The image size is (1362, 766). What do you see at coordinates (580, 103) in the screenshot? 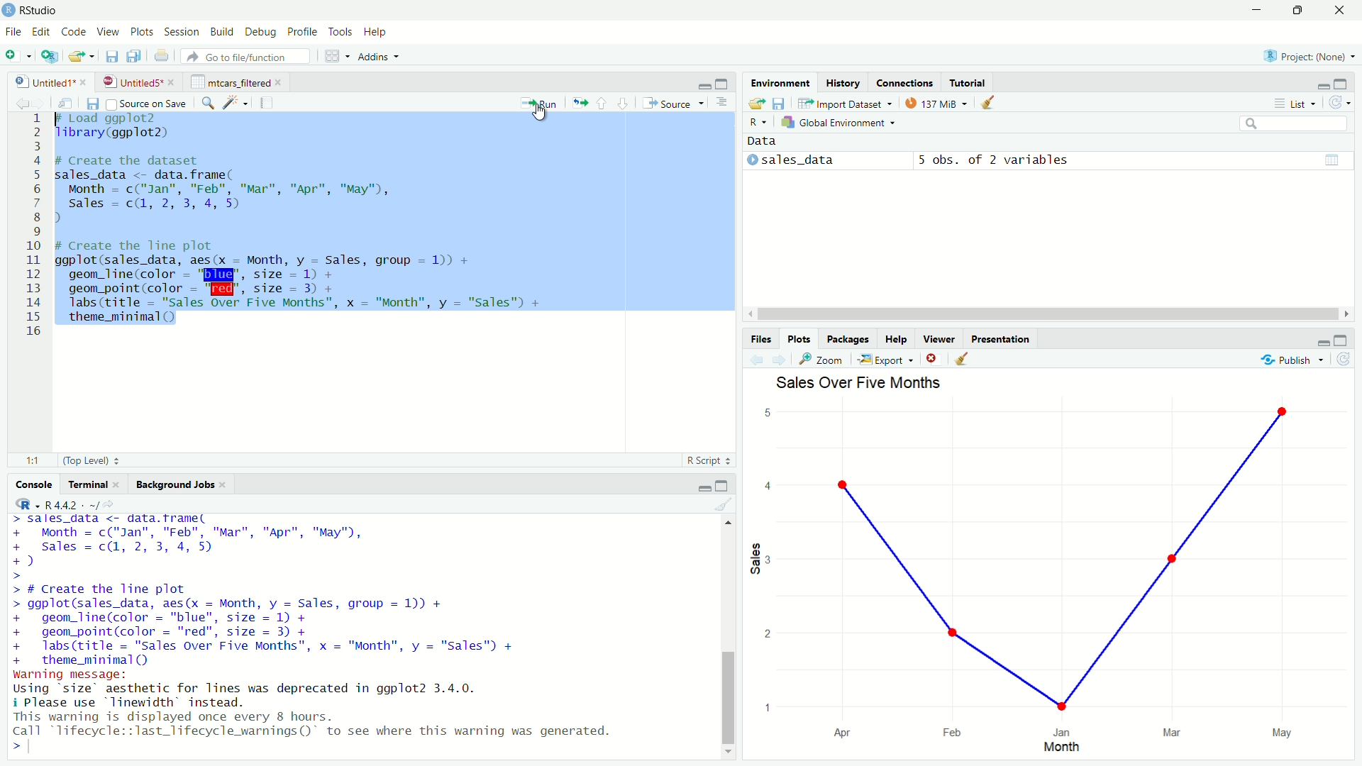
I see `re-run the previous section` at bounding box center [580, 103].